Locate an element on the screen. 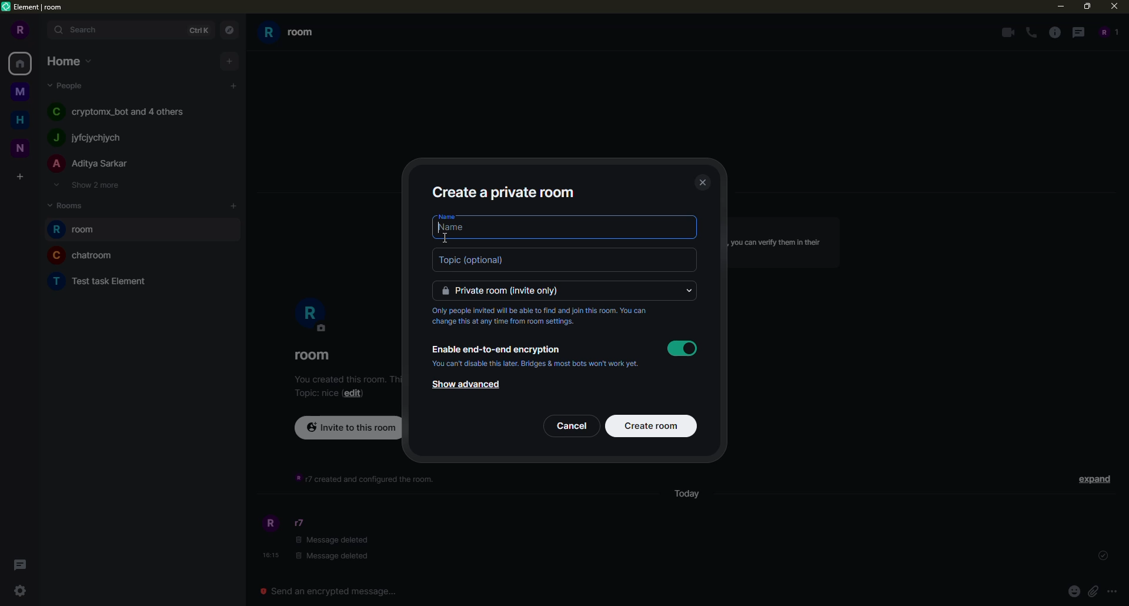 The width and height of the screenshot is (1129, 606). create private room is located at coordinates (506, 192).